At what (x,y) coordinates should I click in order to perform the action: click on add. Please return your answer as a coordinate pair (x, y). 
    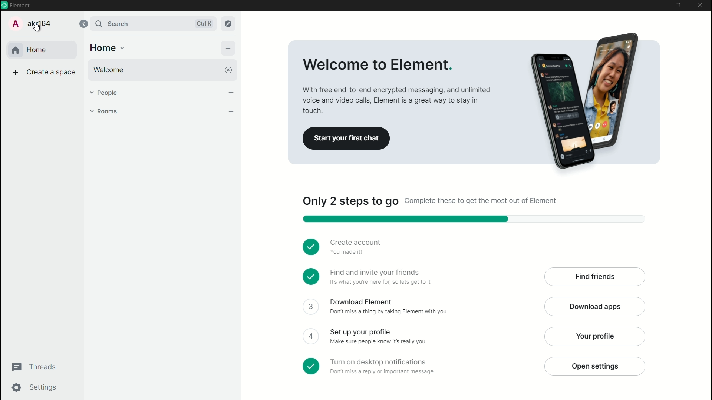
    Looking at the image, I should click on (229, 48).